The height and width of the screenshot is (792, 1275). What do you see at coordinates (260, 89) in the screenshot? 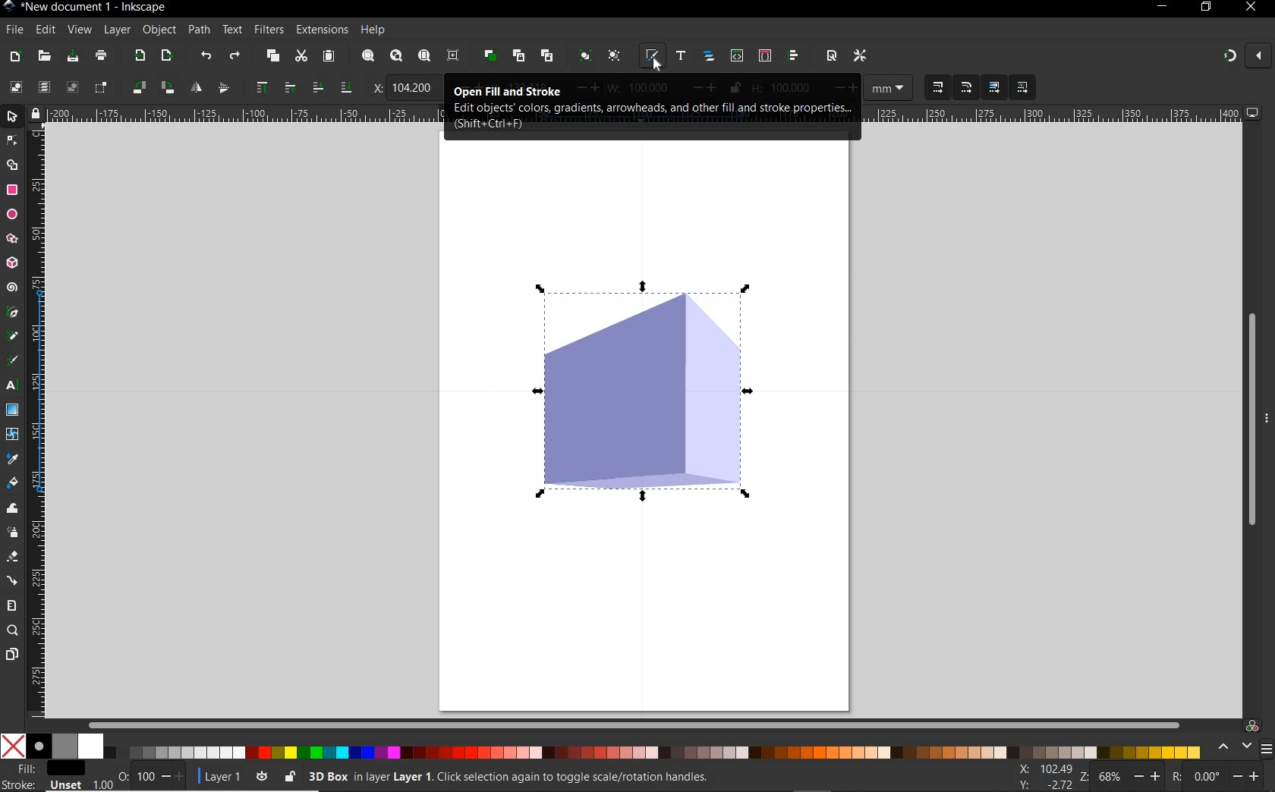
I see `RAISE SELECTION` at bounding box center [260, 89].